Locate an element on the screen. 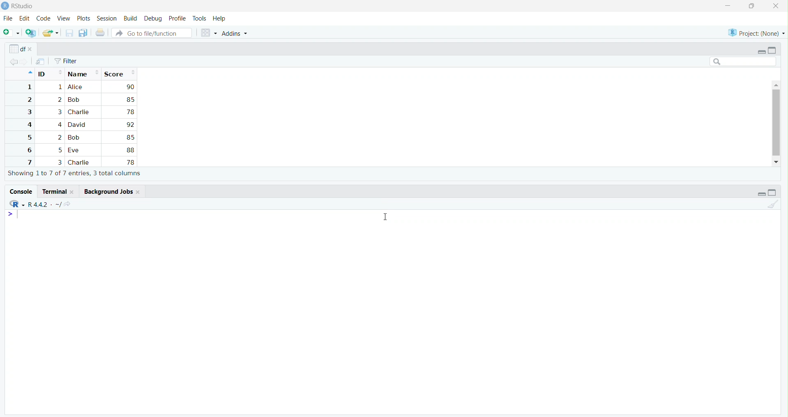  Tools is located at coordinates (200, 19).